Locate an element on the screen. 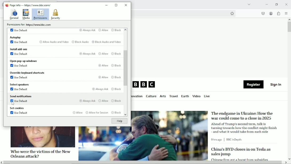  save to pocket is located at coordinates (263, 13).